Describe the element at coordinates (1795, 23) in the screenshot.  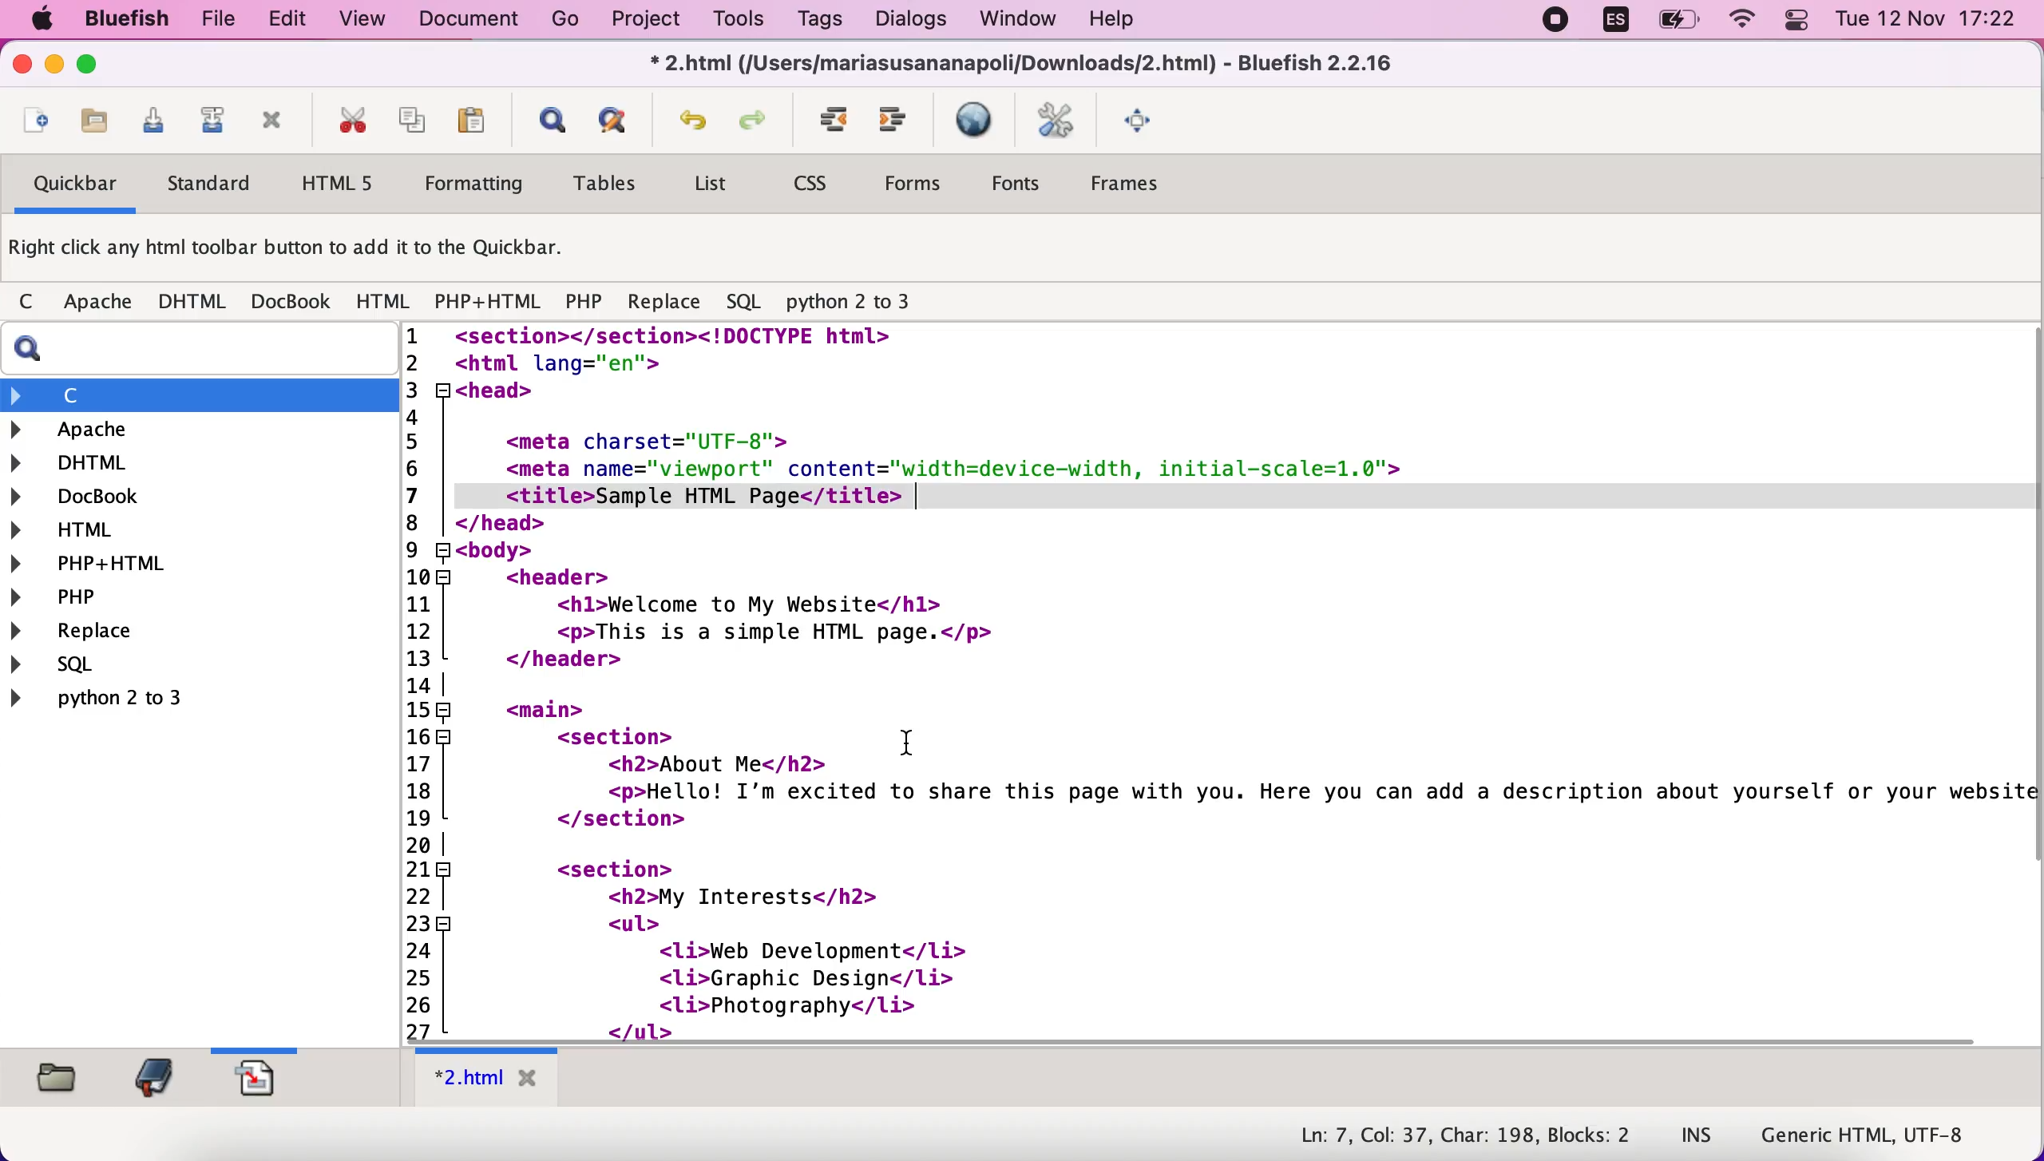
I see `control centre` at that location.